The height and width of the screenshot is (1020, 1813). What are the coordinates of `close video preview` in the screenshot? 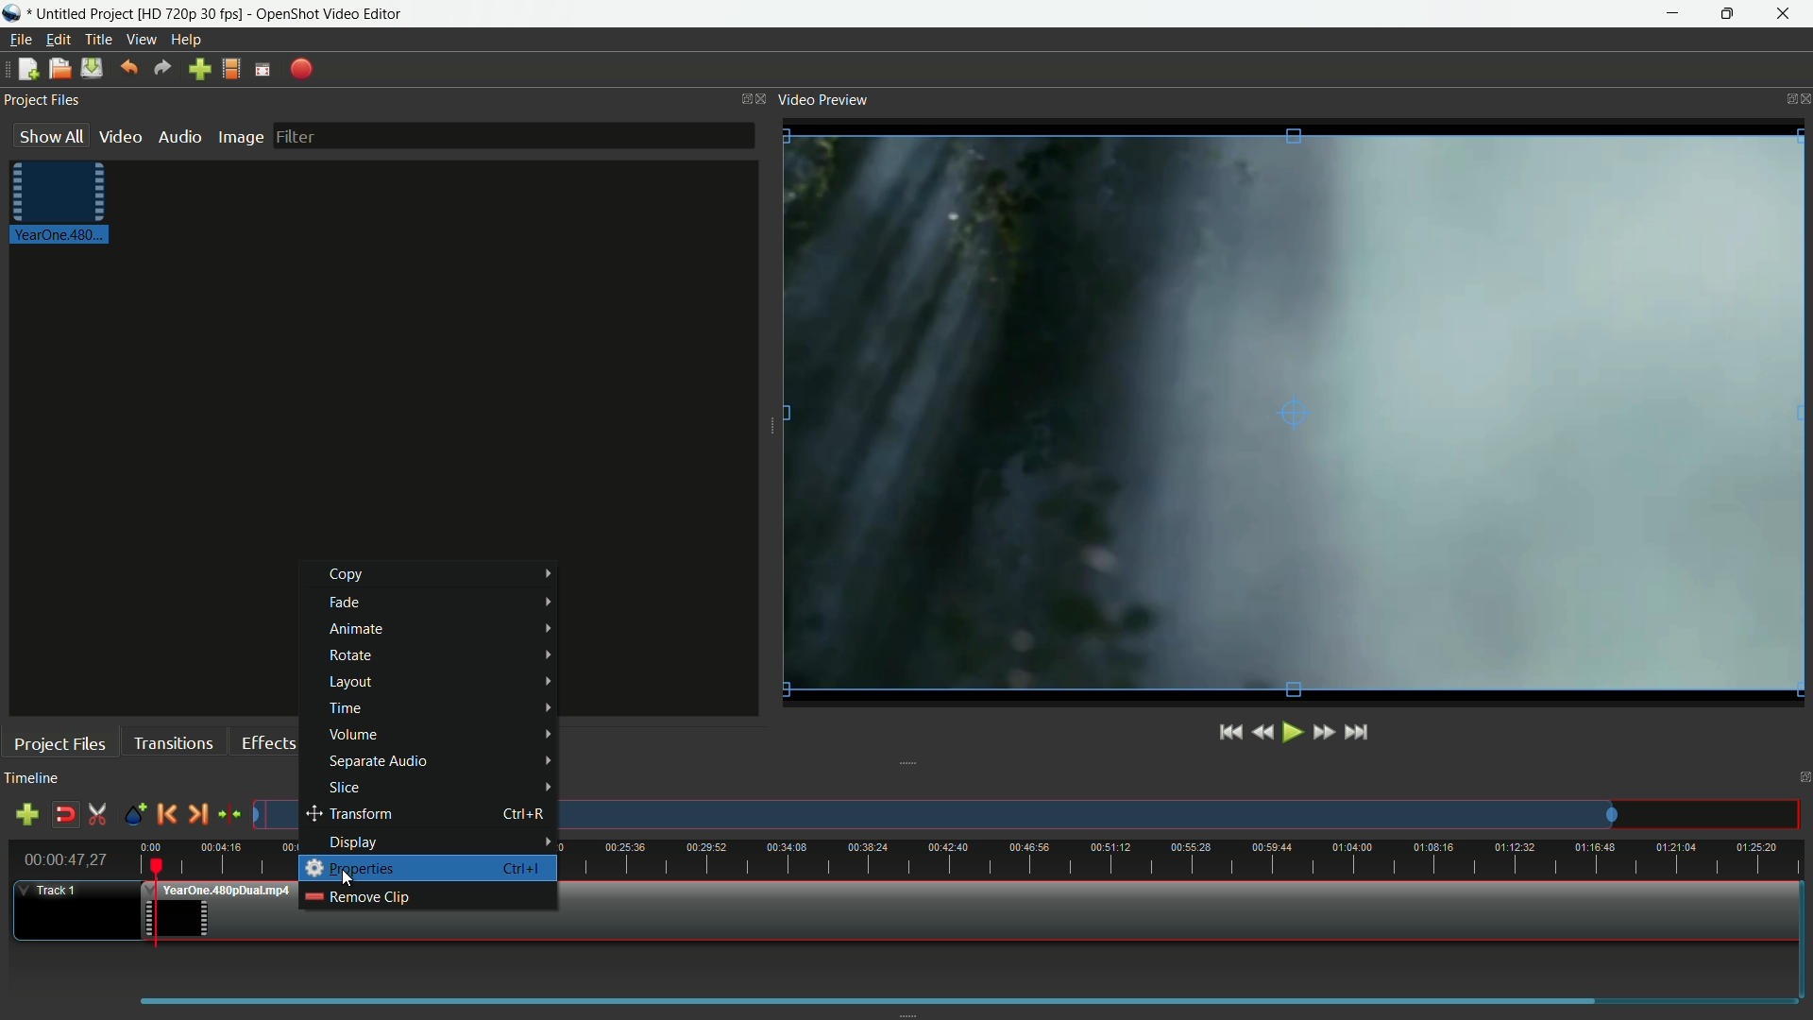 It's located at (1802, 95).